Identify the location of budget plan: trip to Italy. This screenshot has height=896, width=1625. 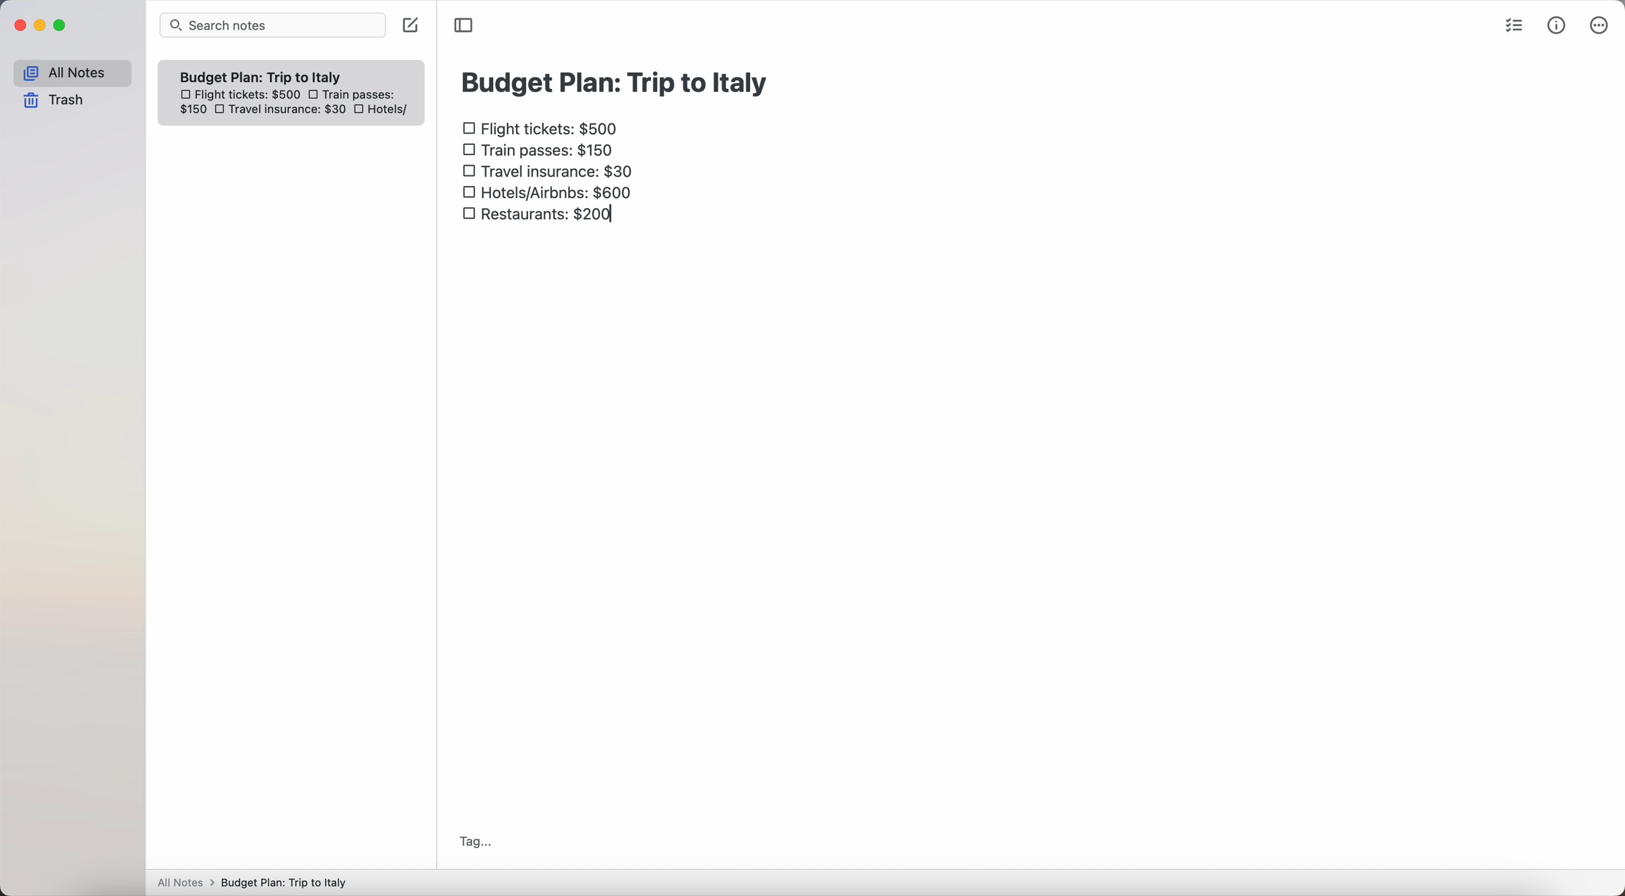
(618, 81).